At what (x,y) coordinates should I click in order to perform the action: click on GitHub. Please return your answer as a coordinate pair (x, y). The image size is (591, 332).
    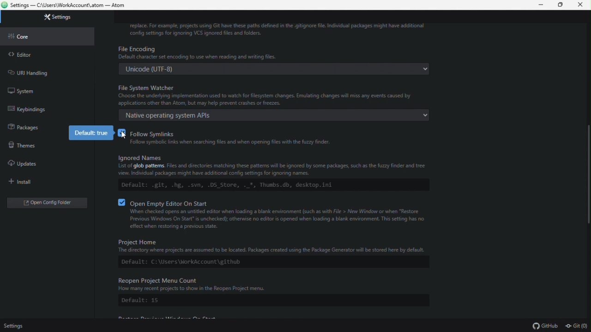
    Looking at the image, I should click on (544, 326).